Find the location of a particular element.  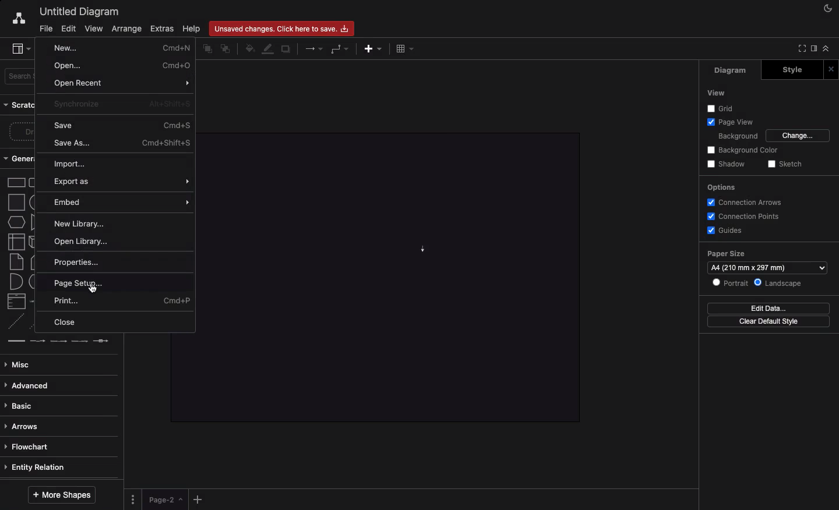

Import is located at coordinates (76, 164).